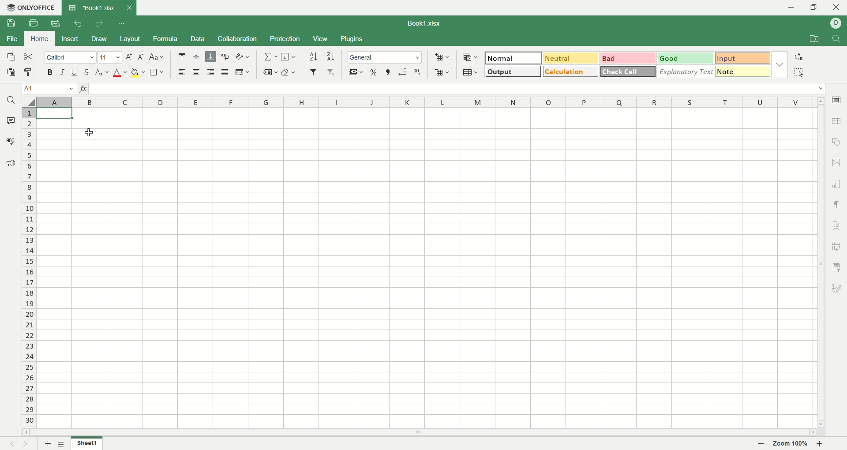  What do you see at coordinates (224, 71) in the screenshot?
I see `justified` at bounding box center [224, 71].